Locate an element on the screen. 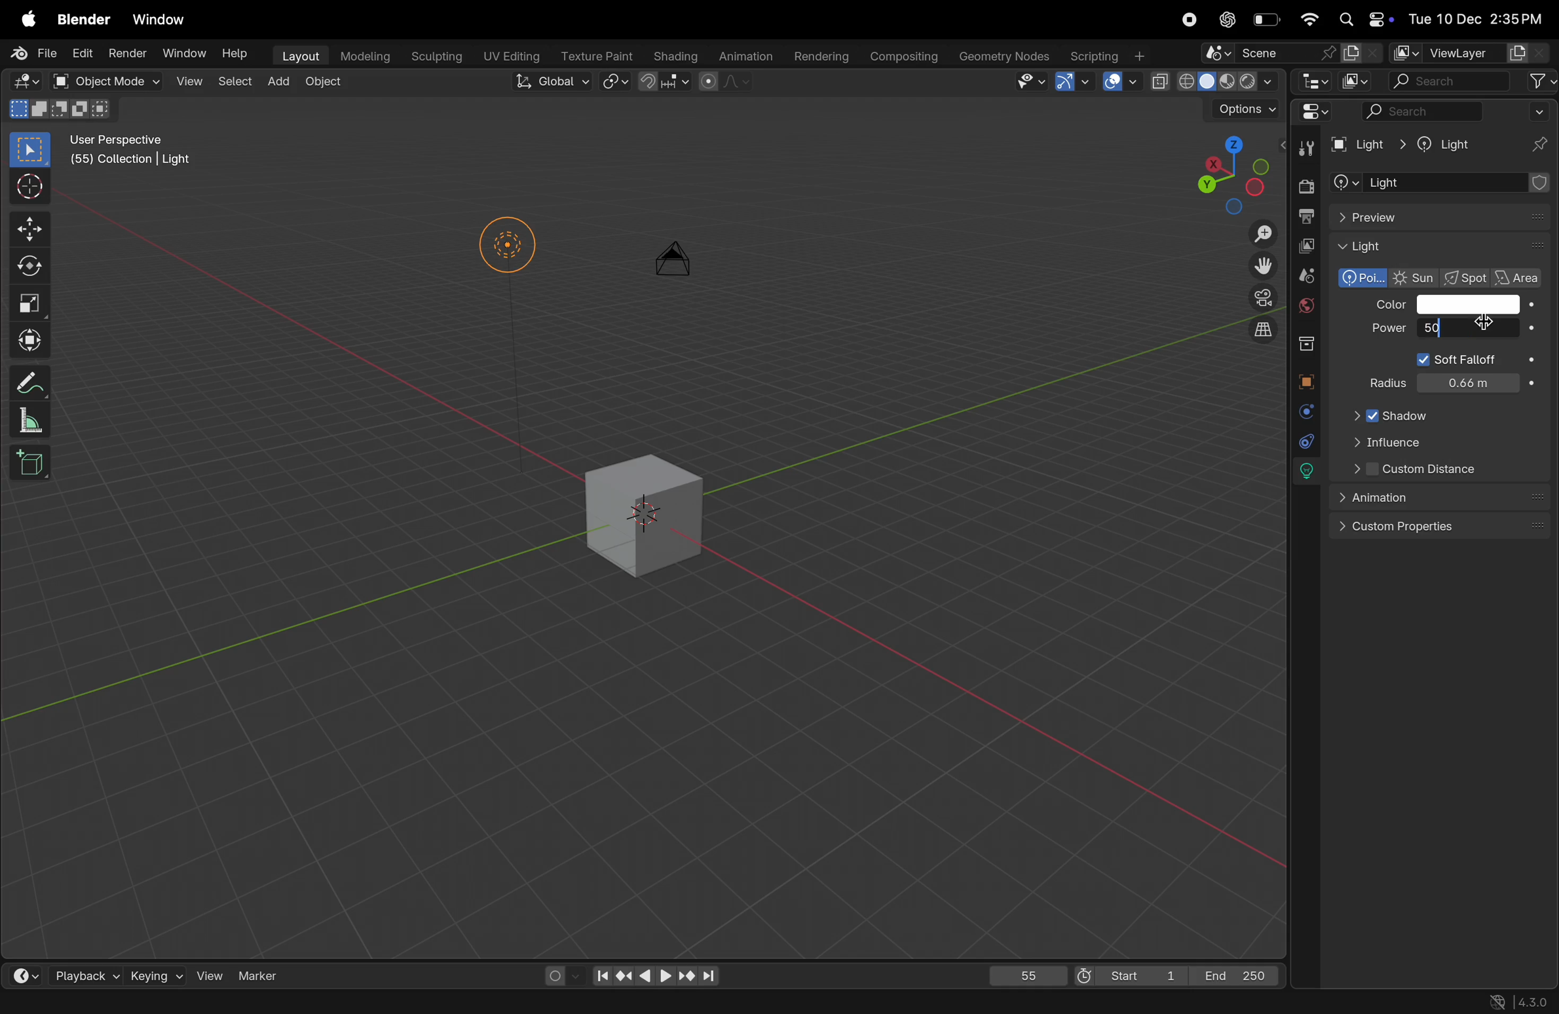 The width and height of the screenshot is (1559, 1014). annotate is located at coordinates (33, 381).